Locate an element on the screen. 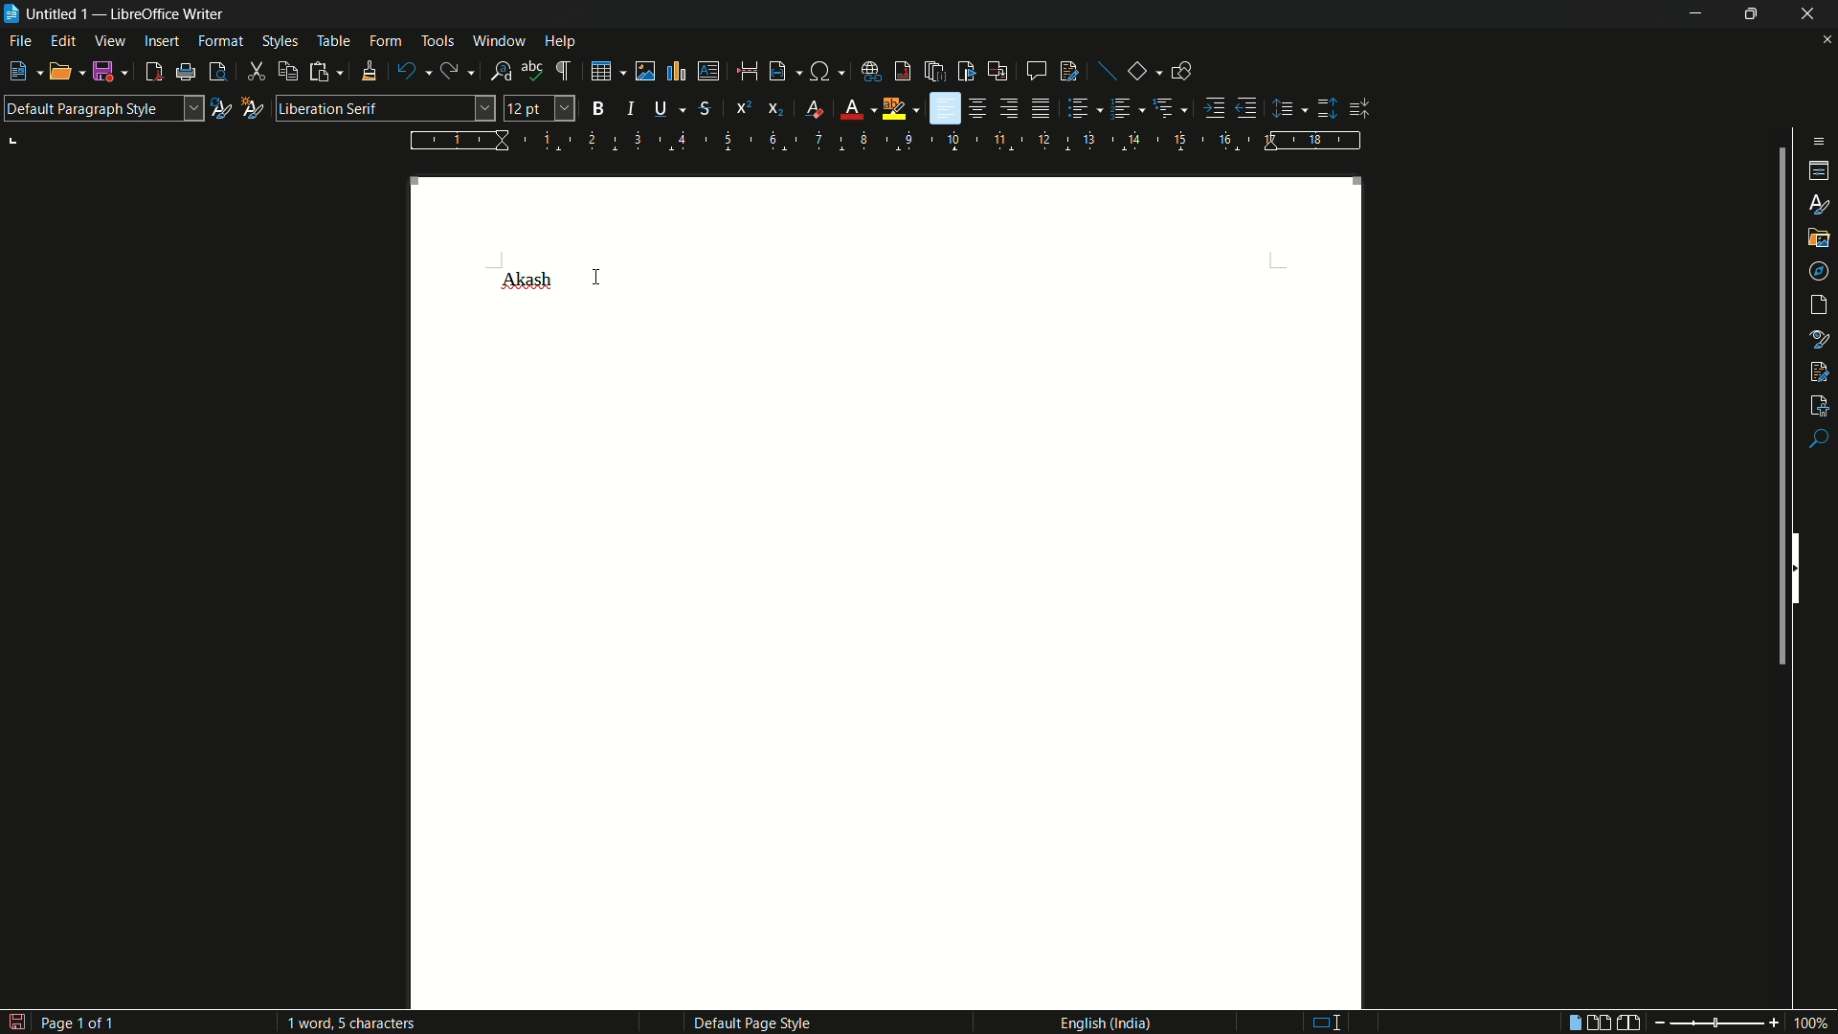  undo is located at coordinates (414, 71).